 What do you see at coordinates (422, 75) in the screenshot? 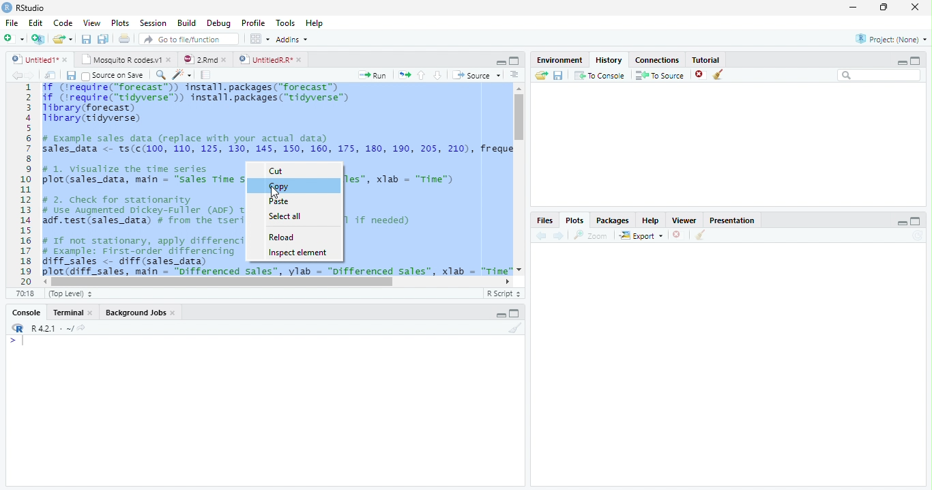
I see `Up` at bounding box center [422, 75].